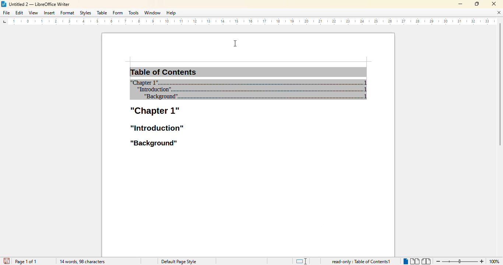 This screenshot has width=503, height=265. What do you see at coordinates (33, 13) in the screenshot?
I see `view` at bounding box center [33, 13].